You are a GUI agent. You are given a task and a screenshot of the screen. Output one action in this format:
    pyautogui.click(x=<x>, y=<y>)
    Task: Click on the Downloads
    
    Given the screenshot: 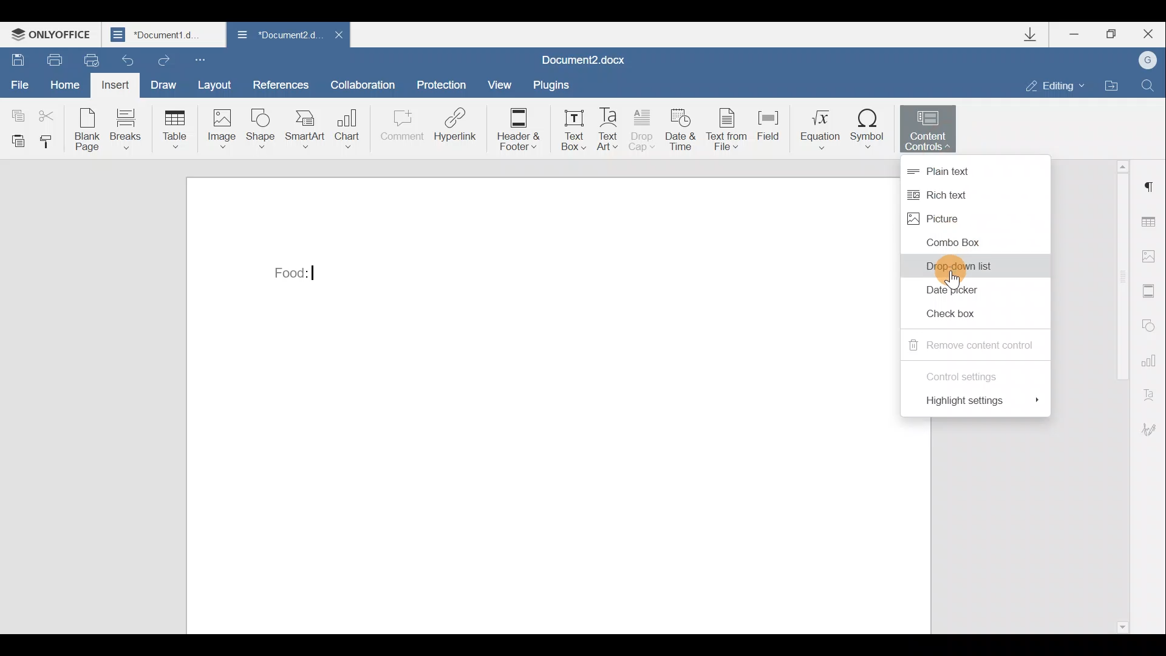 What is the action you would take?
    pyautogui.click(x=1035, y=35)
    